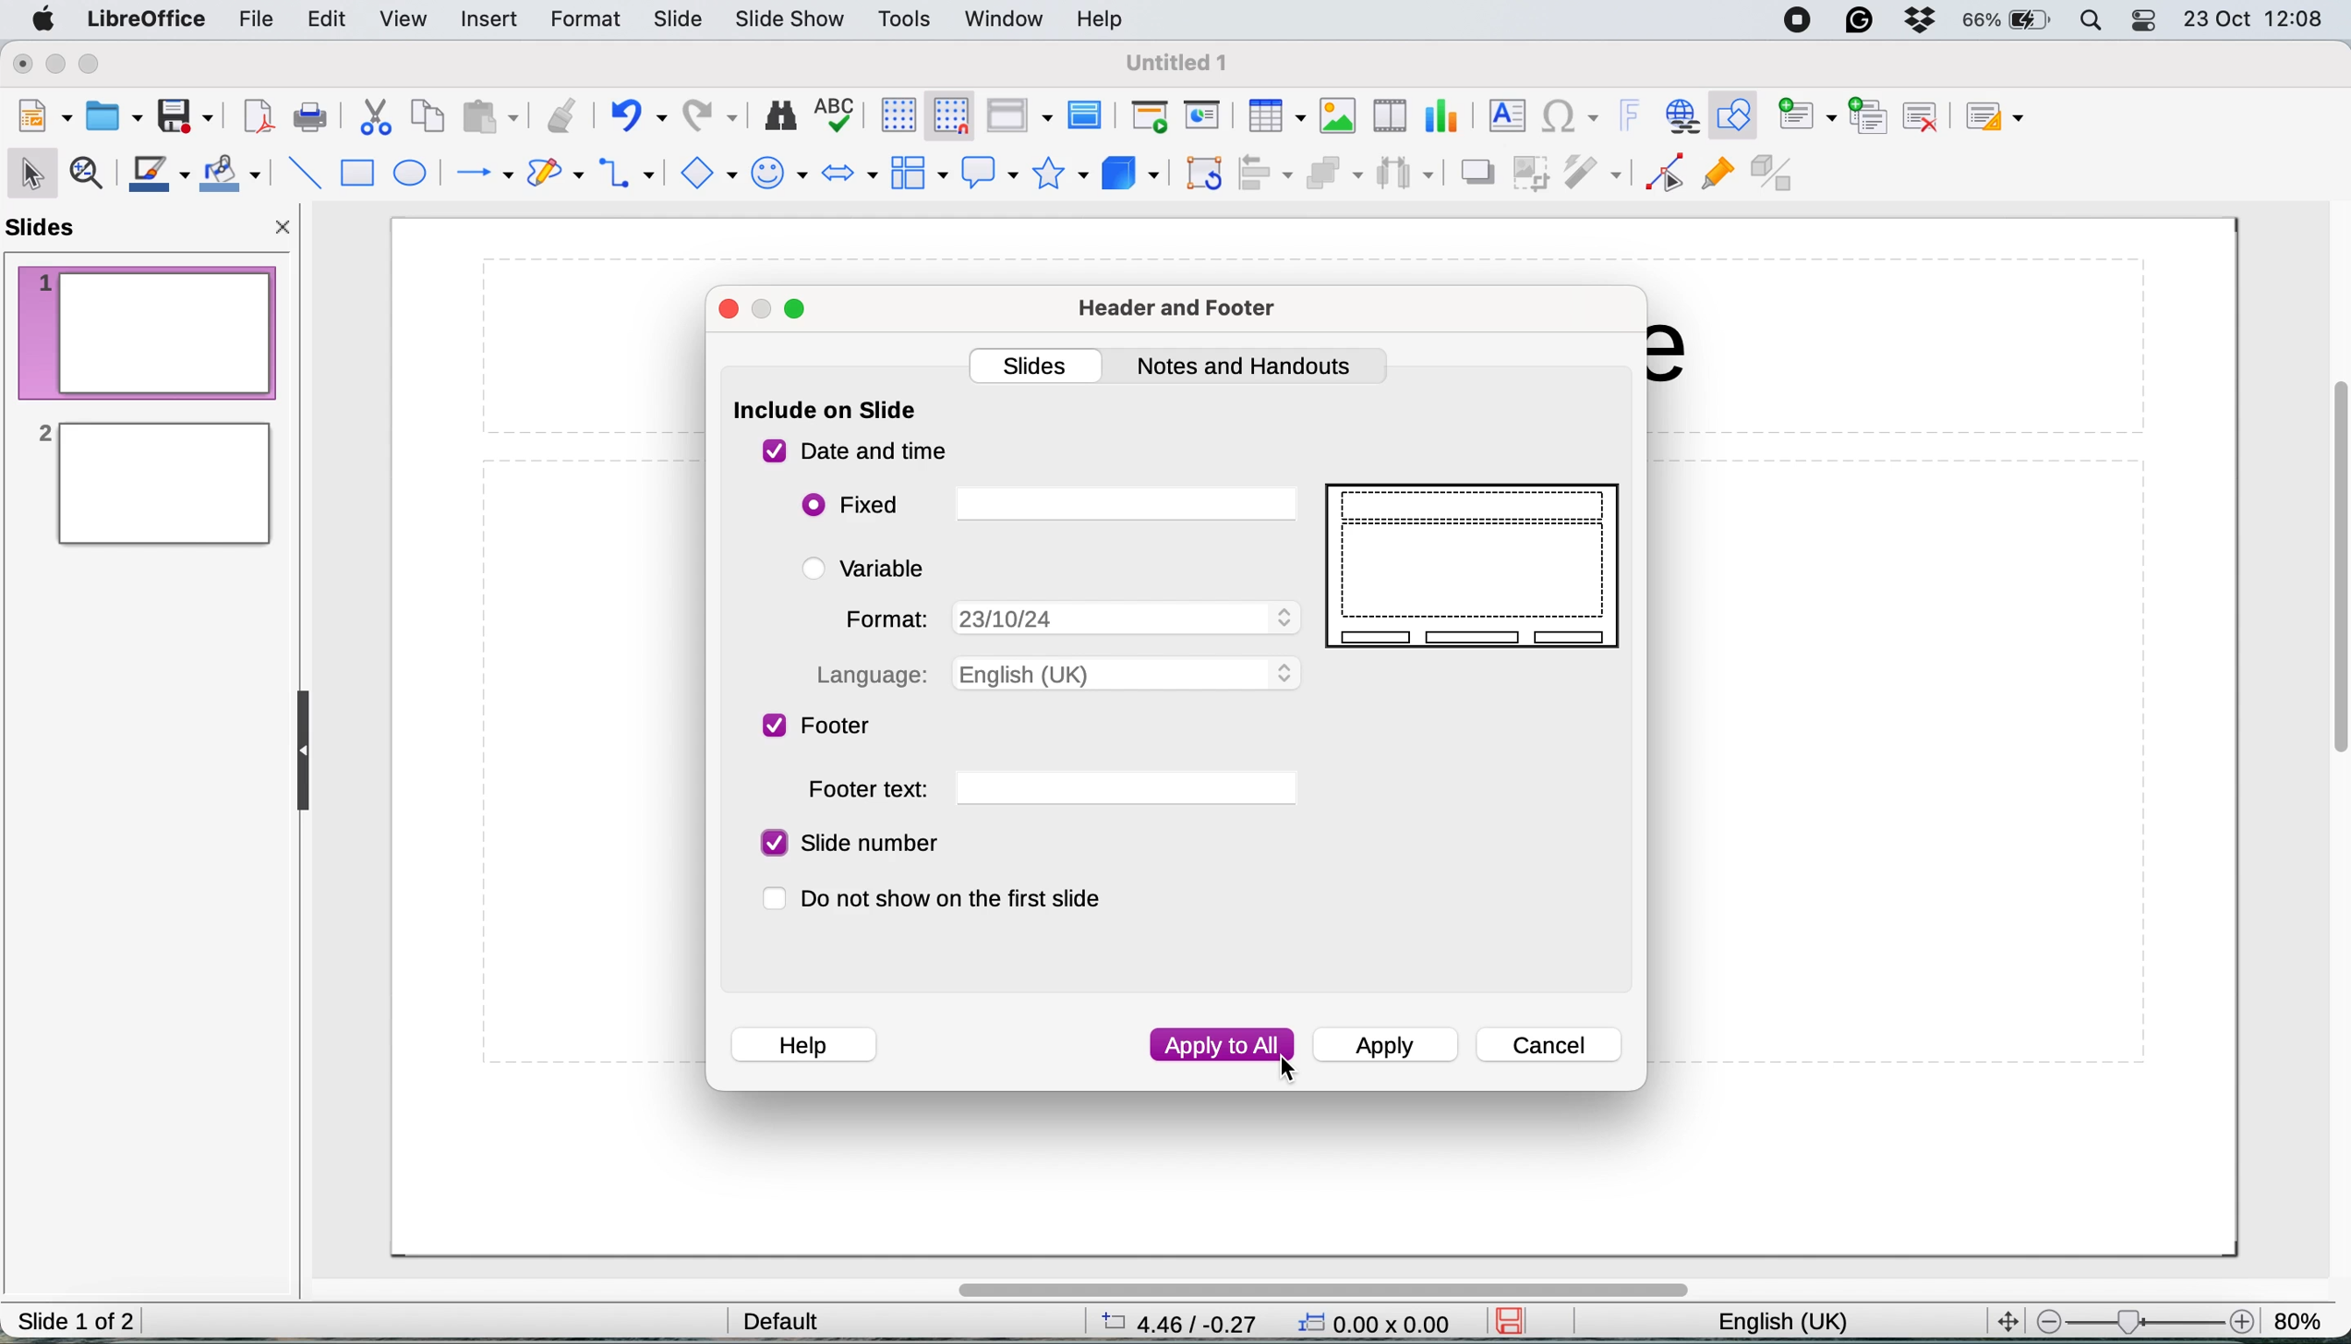  What do you see at coordinates (590, 20) in the screenshot?
I see `format` at bounding box center [590, 20].